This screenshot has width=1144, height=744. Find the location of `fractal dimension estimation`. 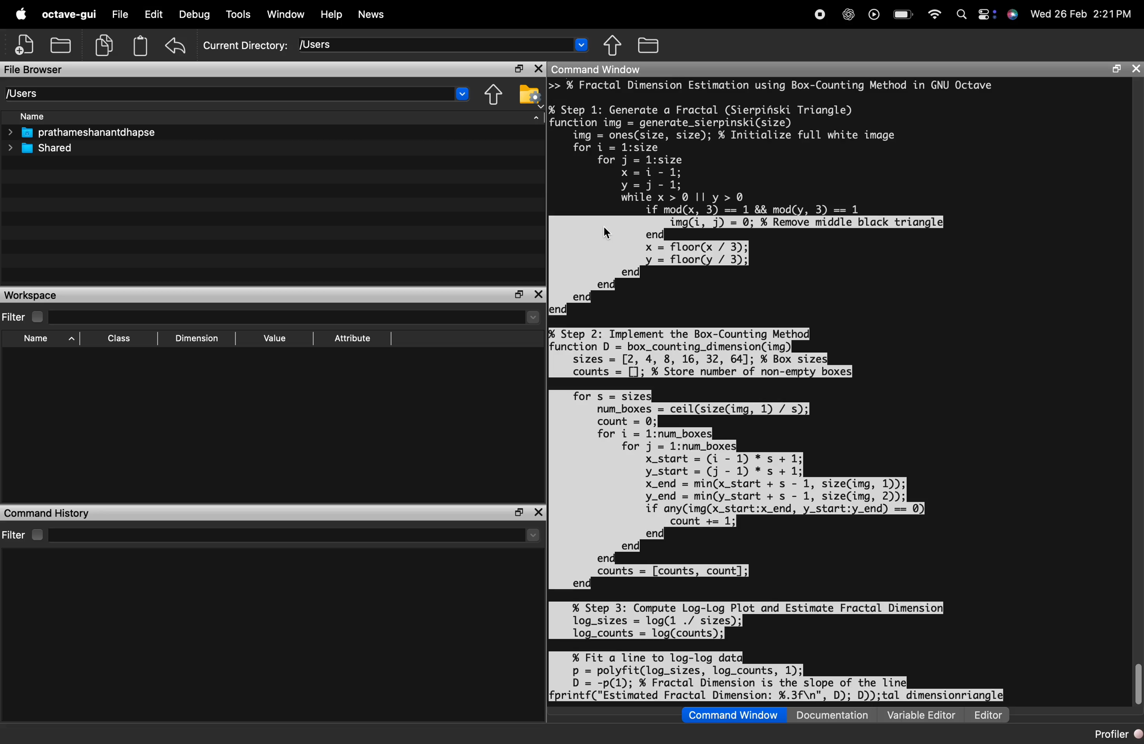

fractal dimension estimation is located at coordinates (771, 86).